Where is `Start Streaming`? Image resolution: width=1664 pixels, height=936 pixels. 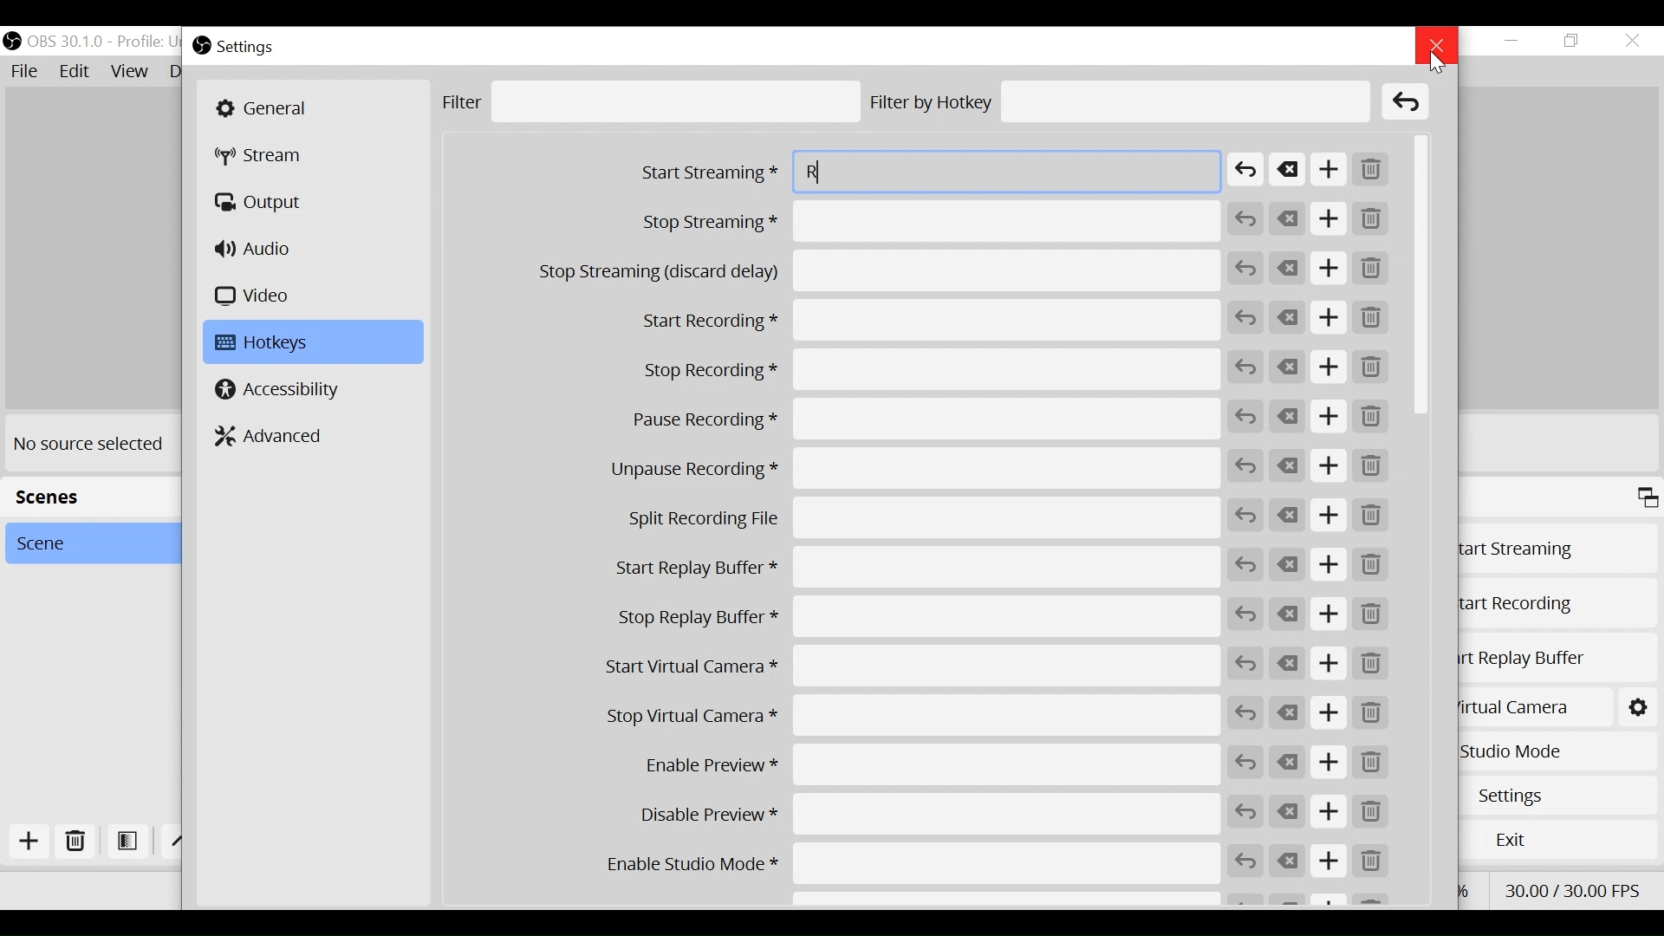 Start Streaming is located at coordinates (1551, 547).